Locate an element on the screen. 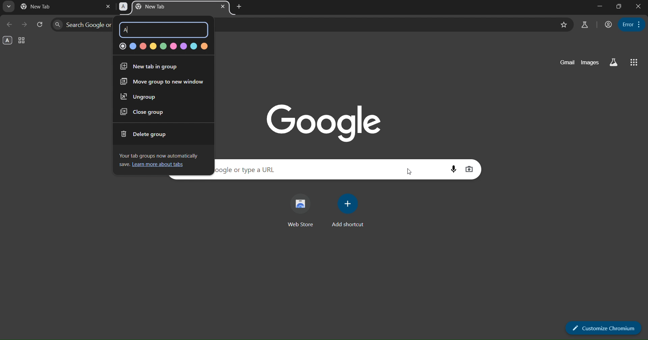 This screenshot has height=340, width=648. current page is located at coordinates (42, 6).